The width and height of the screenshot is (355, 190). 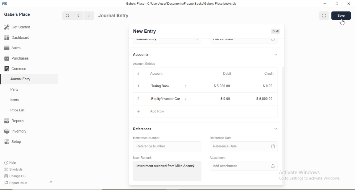 What do you see at coordinates (16, 183) in the screenshot?
I see `Report Issue` at bounding box center [16, 183].